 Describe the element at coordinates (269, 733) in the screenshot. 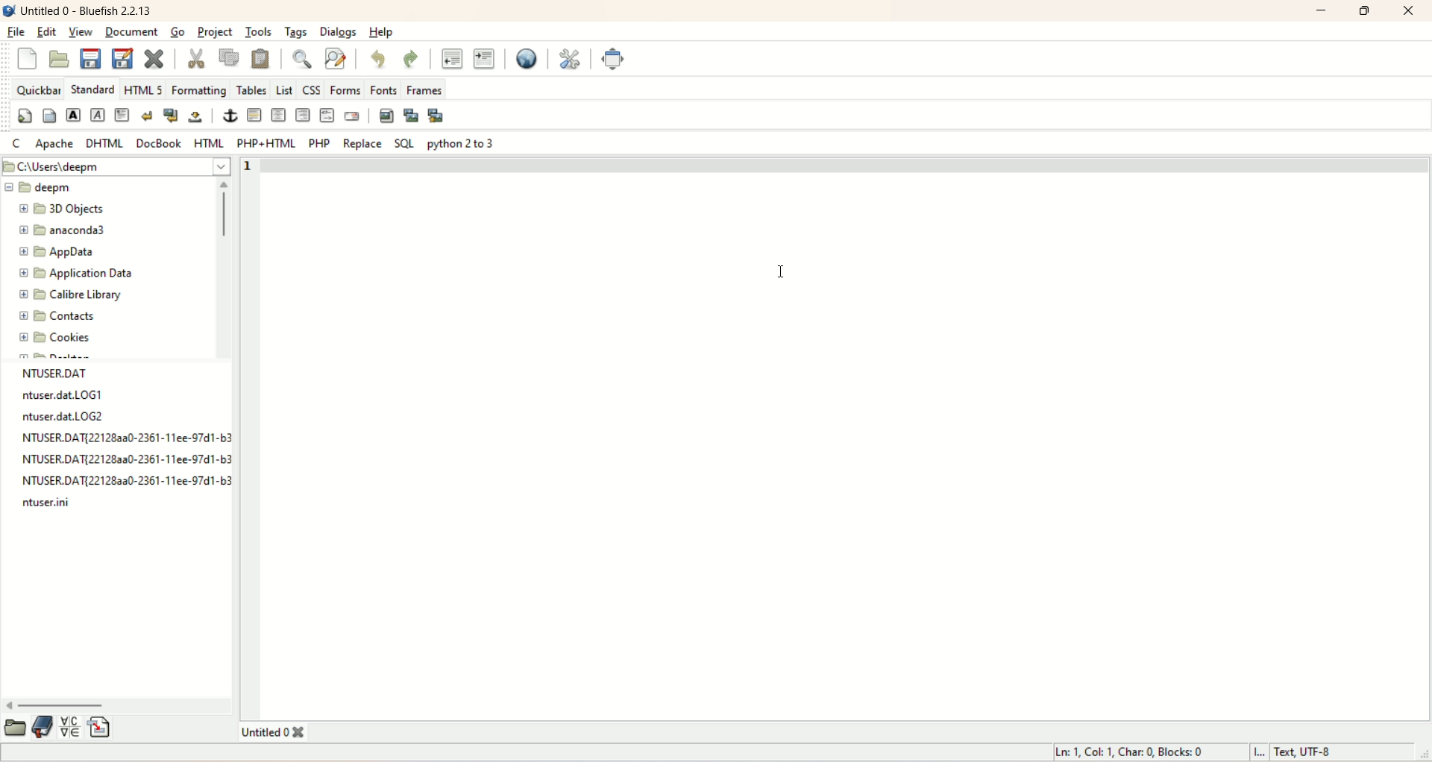

I see `untitled` at that location.